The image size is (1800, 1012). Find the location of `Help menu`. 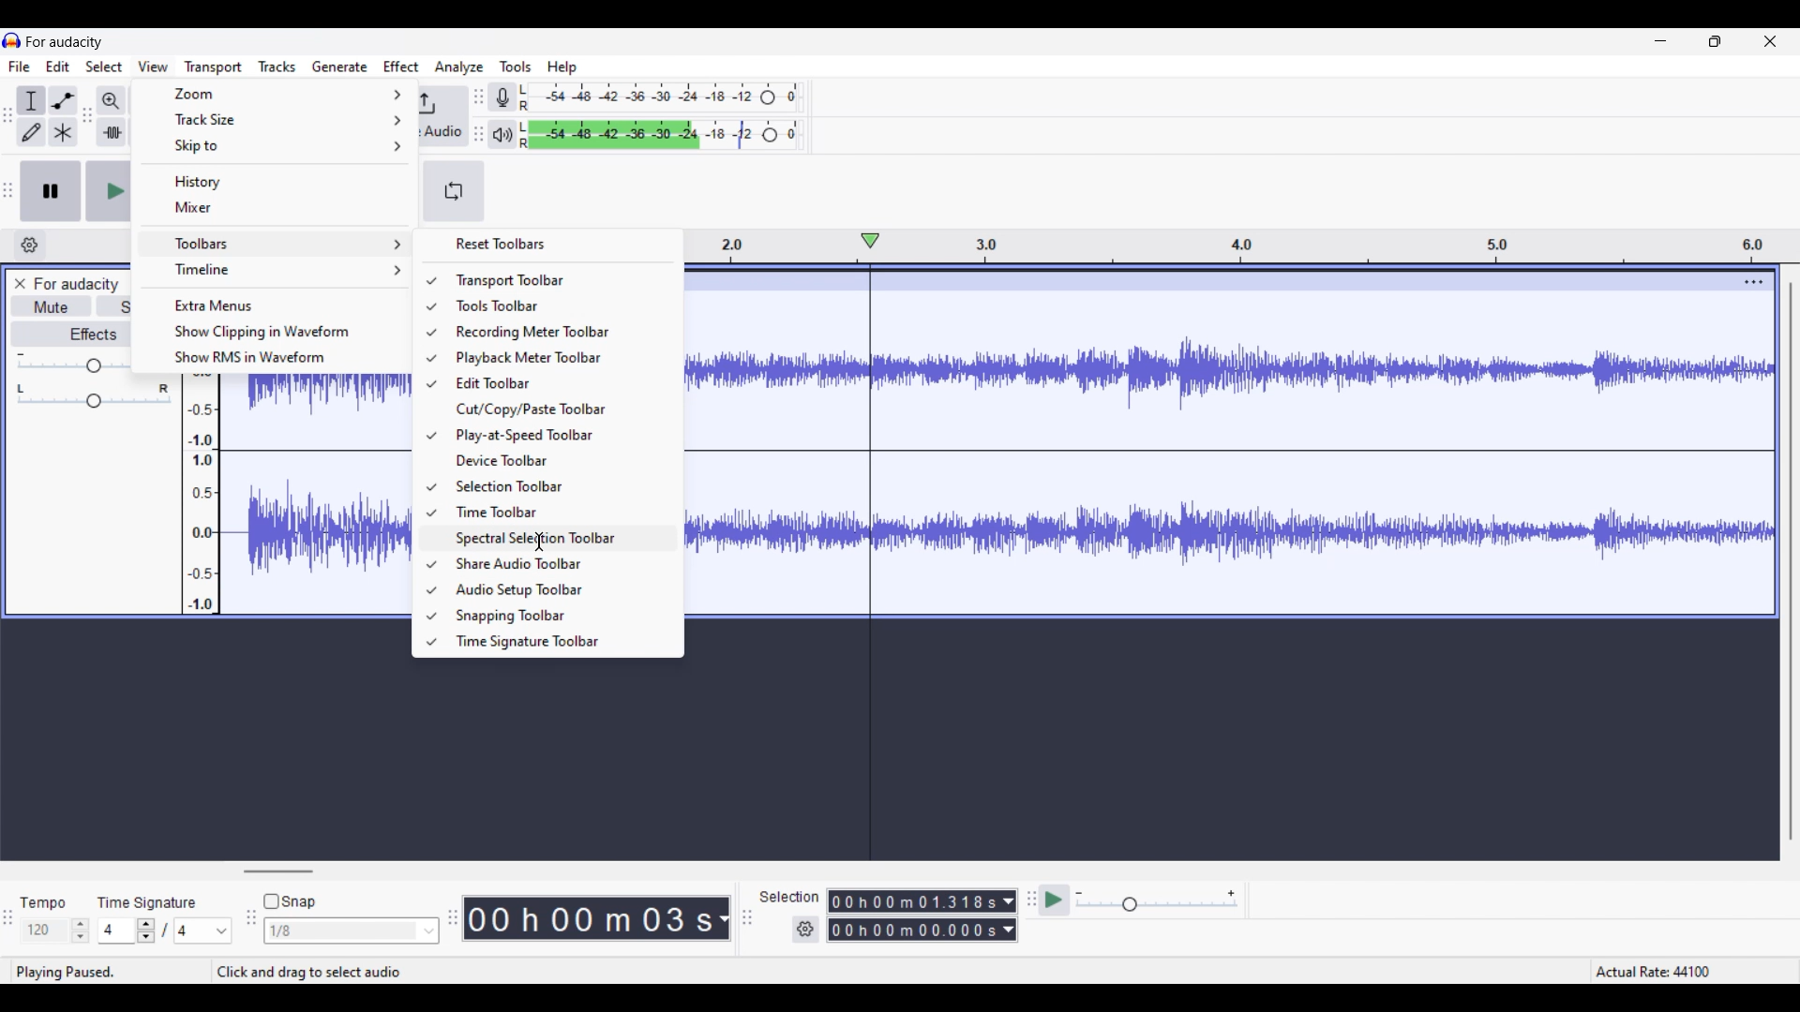

Help menu is located at coordinates (562, 67).